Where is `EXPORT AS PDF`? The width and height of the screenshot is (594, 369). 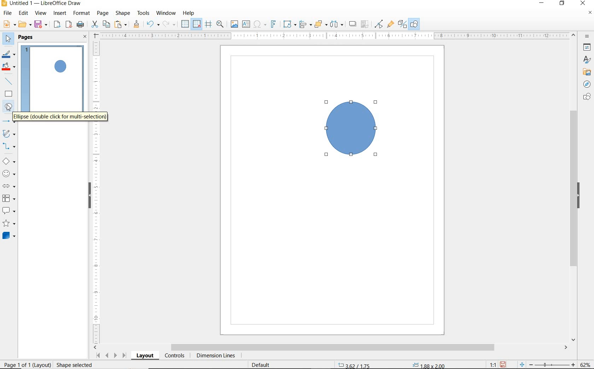
EXPORT AS PDF is located at coordinates (69, 25).